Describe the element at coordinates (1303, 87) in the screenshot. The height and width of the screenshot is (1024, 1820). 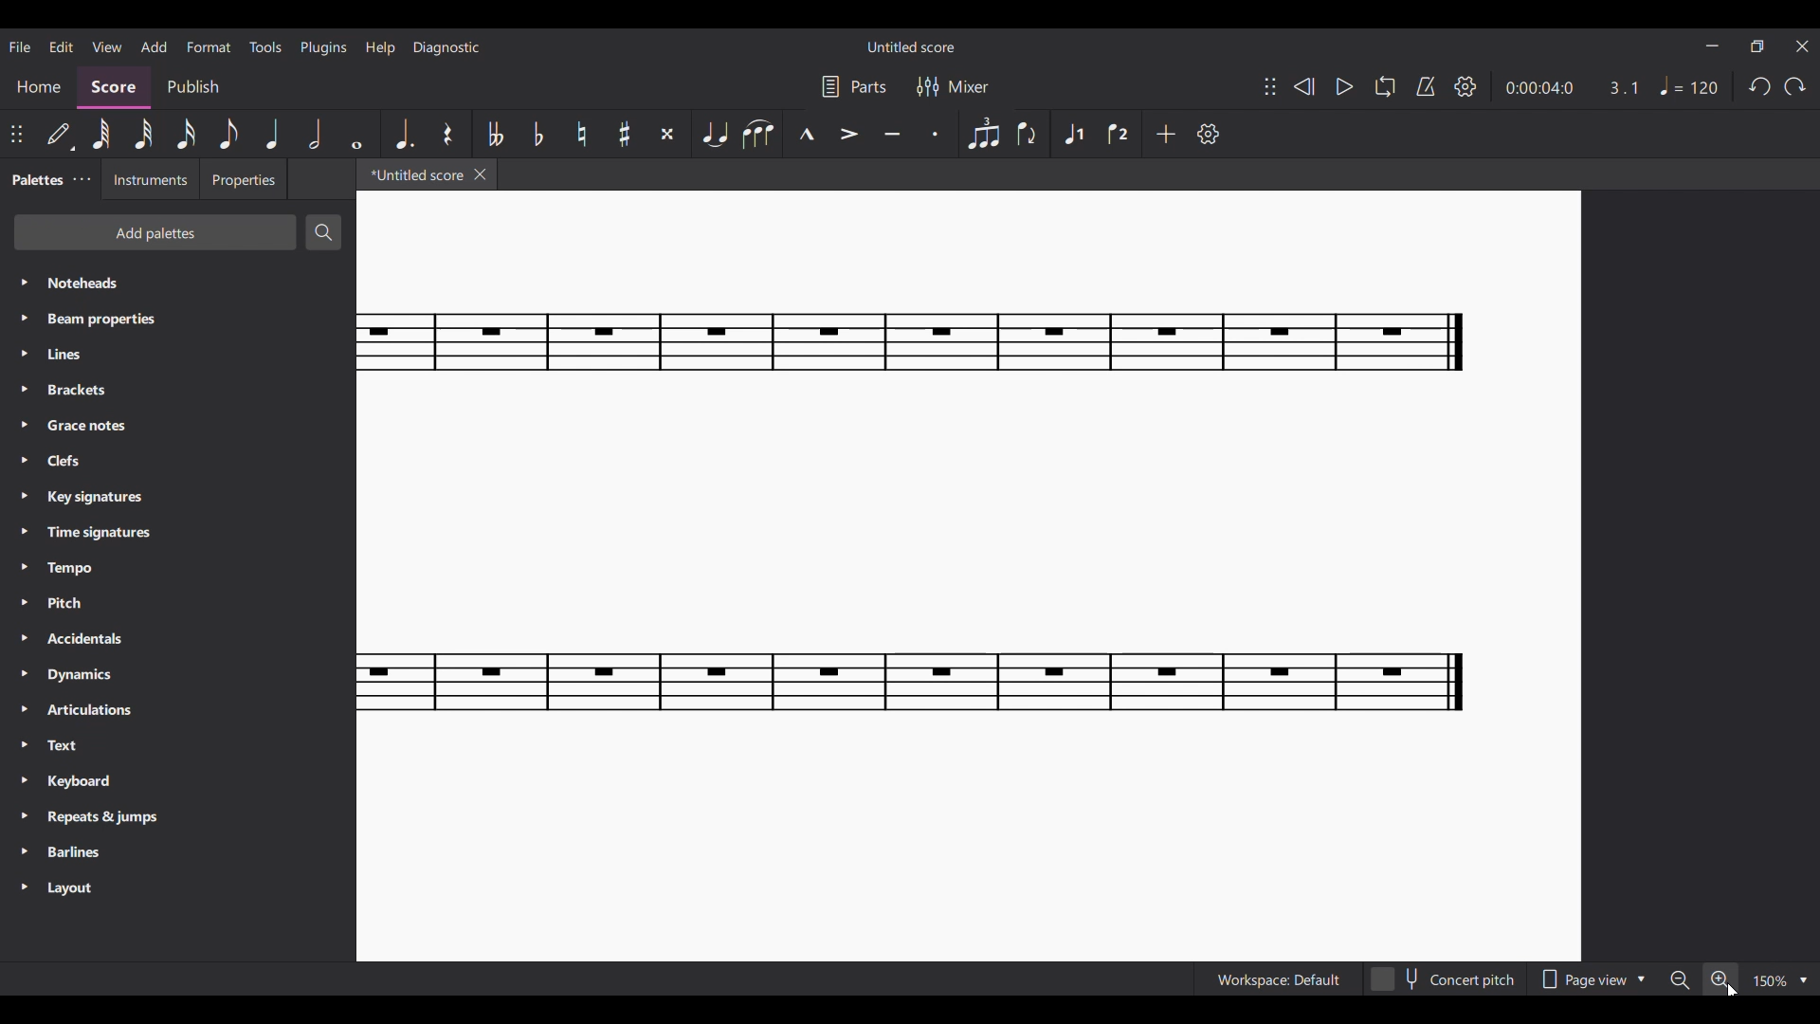
I see `Rewind` at that location.